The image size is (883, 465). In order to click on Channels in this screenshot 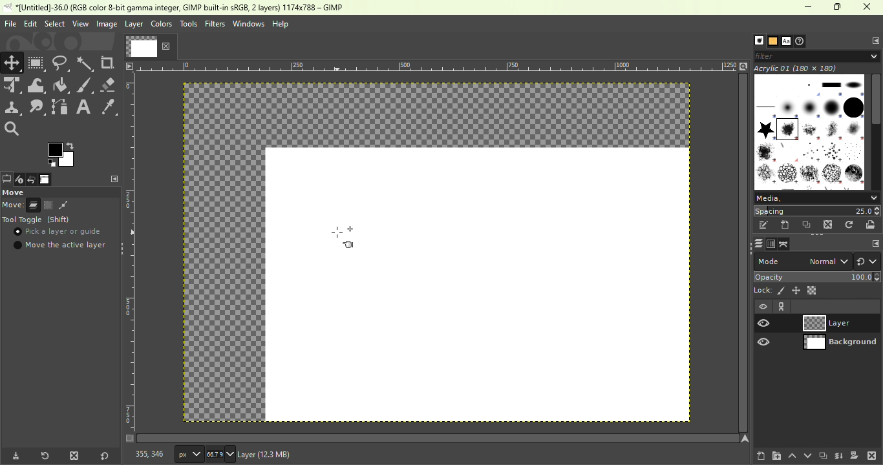, I will do `click(770, 244)`.